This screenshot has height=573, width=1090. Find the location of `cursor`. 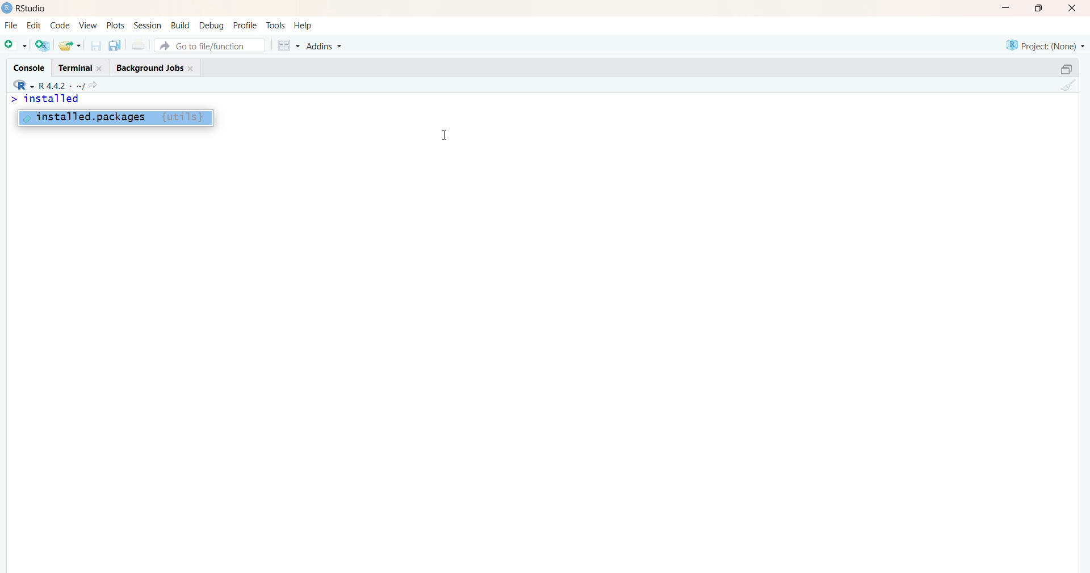

cursor is located at coordinates (445, 135).